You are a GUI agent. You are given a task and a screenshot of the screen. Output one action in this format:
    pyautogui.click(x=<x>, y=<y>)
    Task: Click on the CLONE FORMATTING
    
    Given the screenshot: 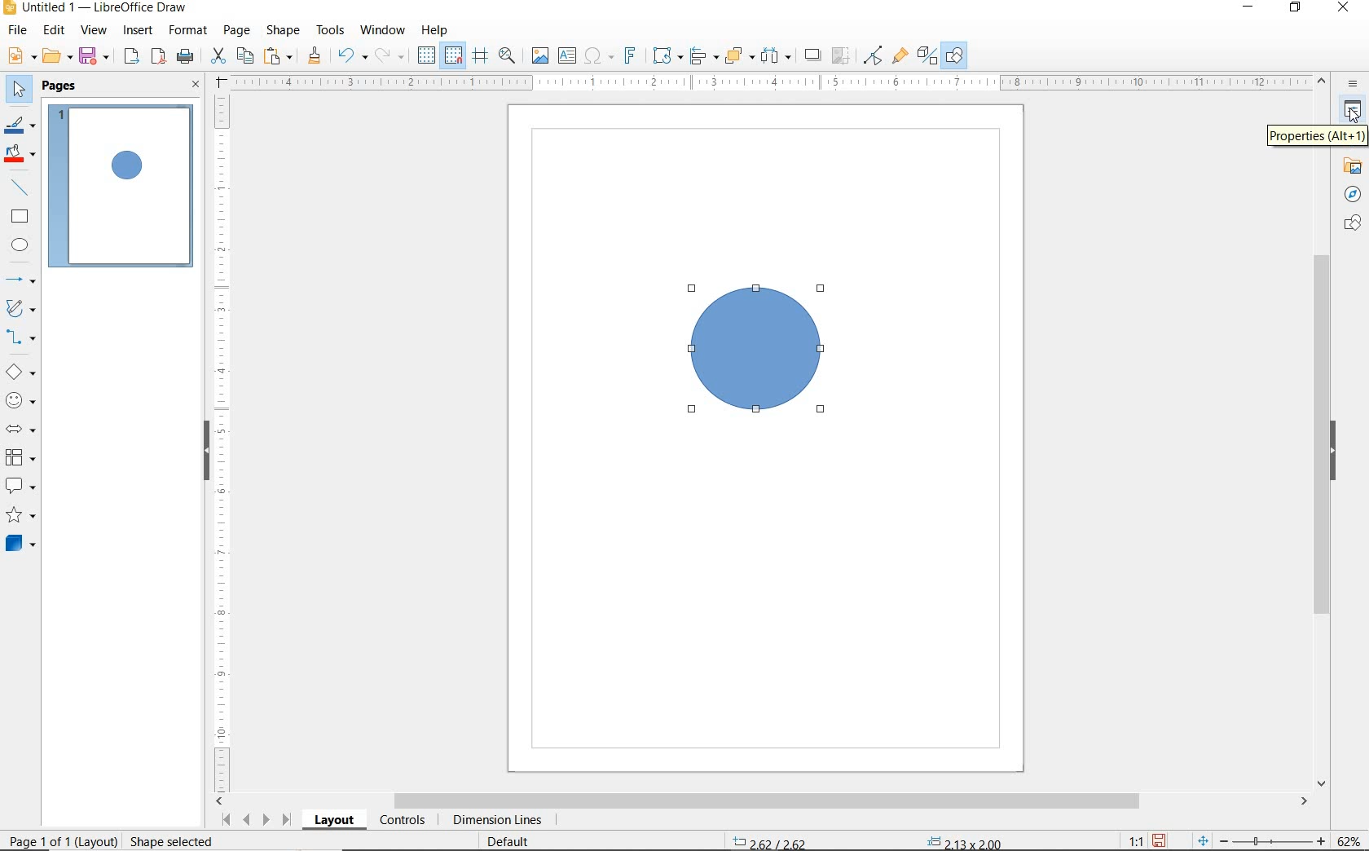 What is the action you would take?
    pyautogui.click(x=316, y=55)
    